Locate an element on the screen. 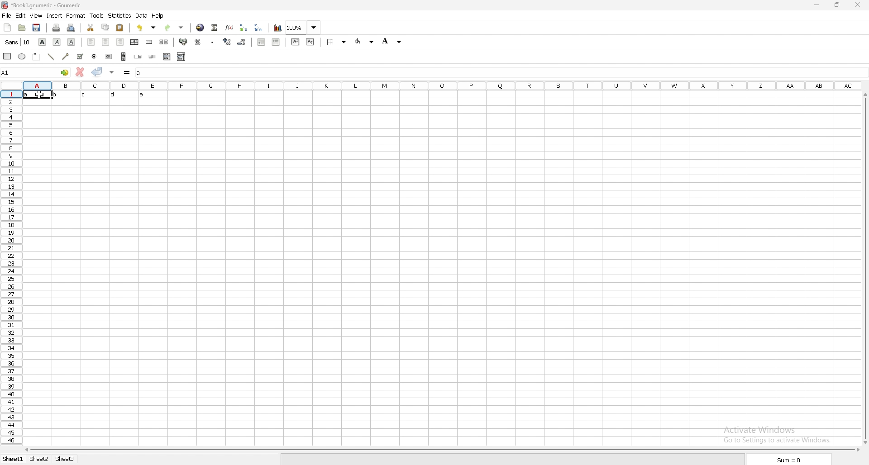 The height and width of the screenshot is (465, 869). save is located at coordinates (37, 28).